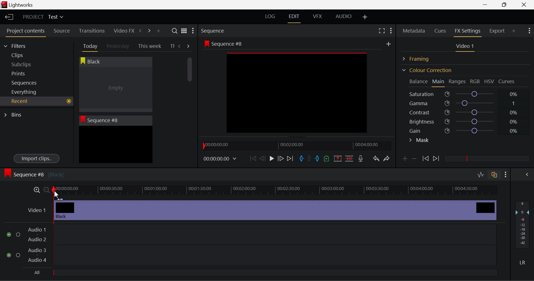  Describe the element at coordinates (172, 46) in the screenshot. I see `Th` at that location.